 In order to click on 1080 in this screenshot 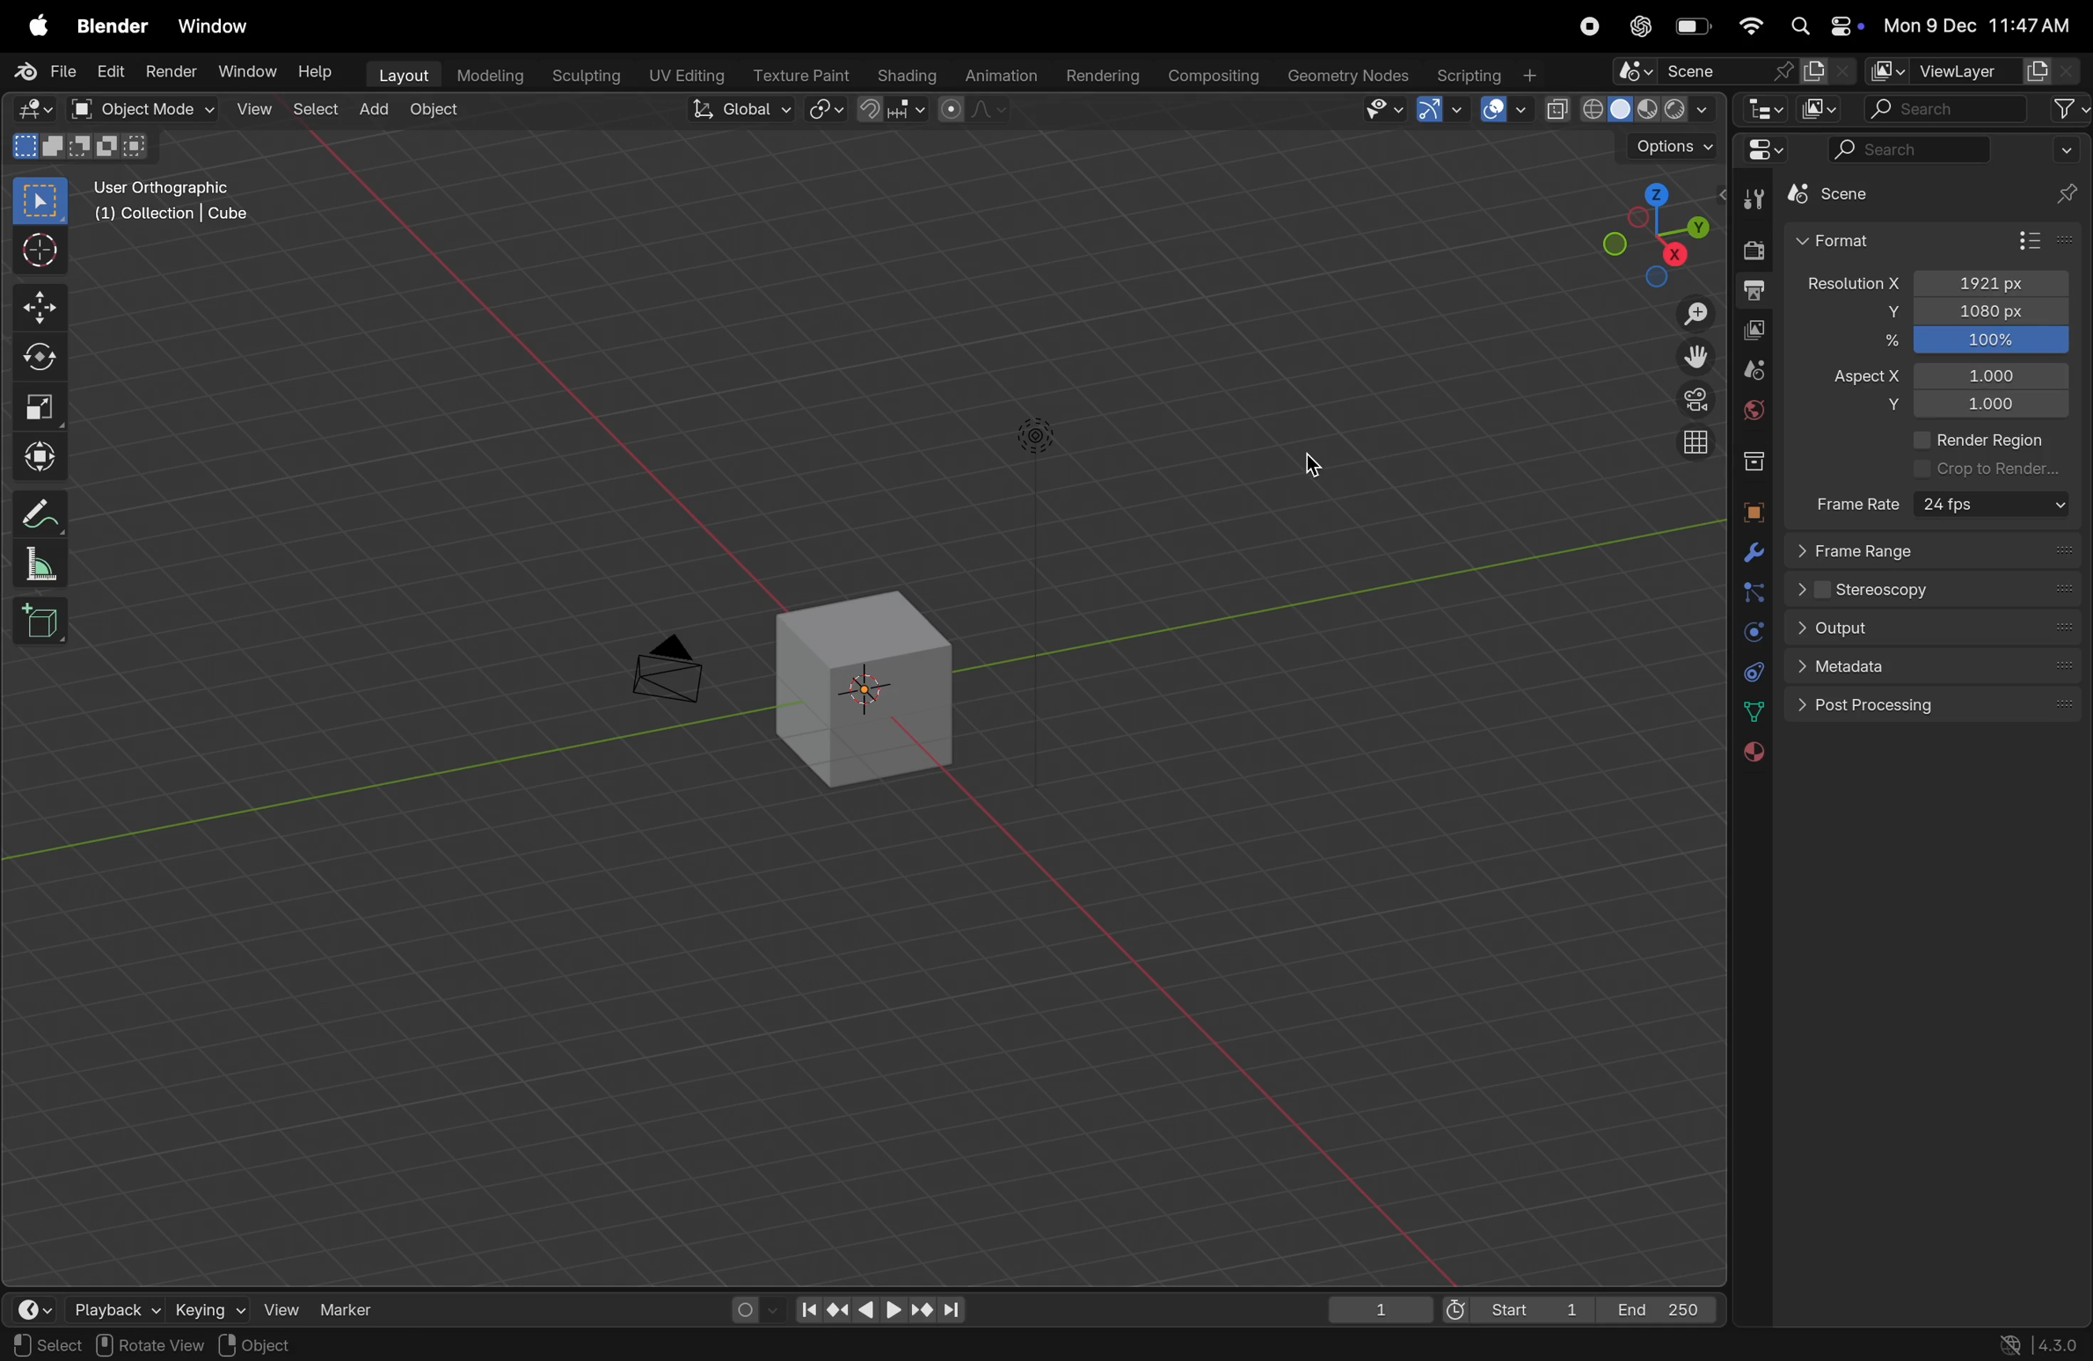, I will do `click(1989, 312)`.